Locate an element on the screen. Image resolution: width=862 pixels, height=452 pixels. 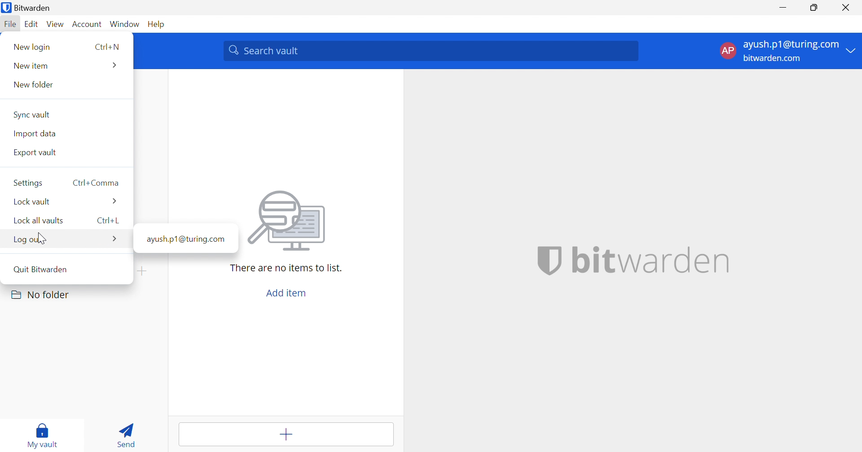
Add tem is located at coordinates (288, 435).